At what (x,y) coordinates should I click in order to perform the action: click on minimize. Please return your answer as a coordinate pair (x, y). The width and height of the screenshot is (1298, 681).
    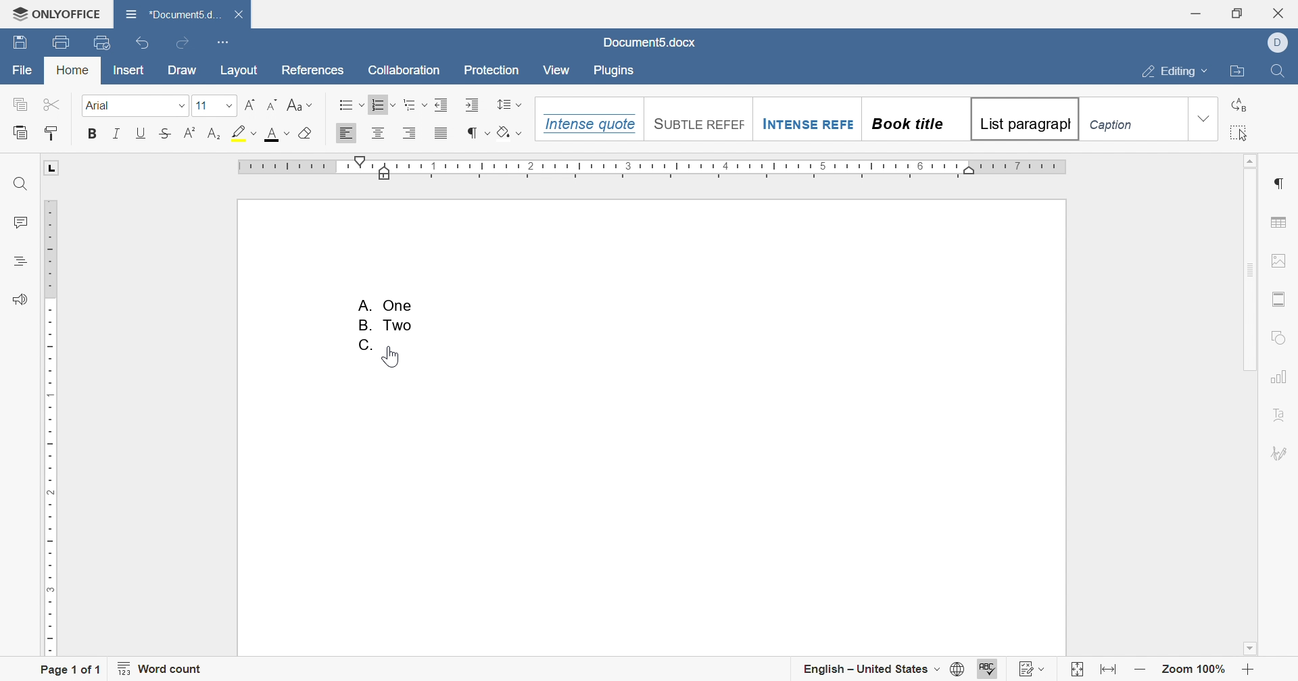
    Looking at the image, I should click on (1195, 12).